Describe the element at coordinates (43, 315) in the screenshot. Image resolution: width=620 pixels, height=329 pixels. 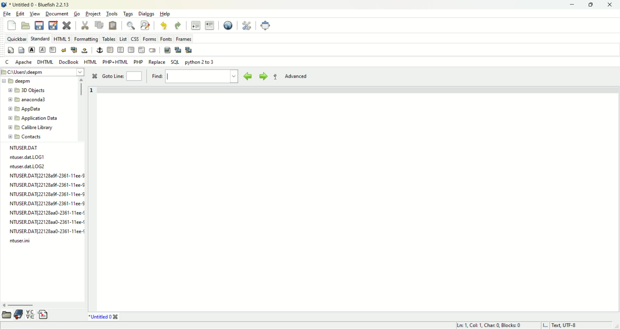
I see `snippet` at that location.